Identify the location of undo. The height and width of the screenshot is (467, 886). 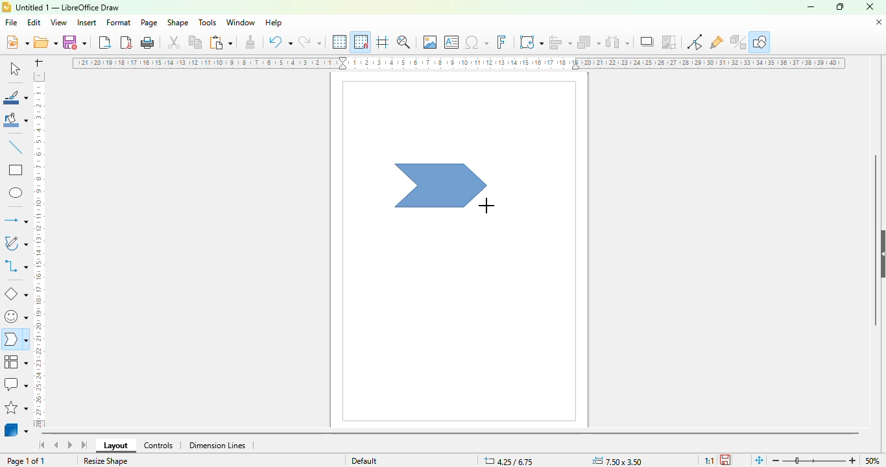
(280, 42).